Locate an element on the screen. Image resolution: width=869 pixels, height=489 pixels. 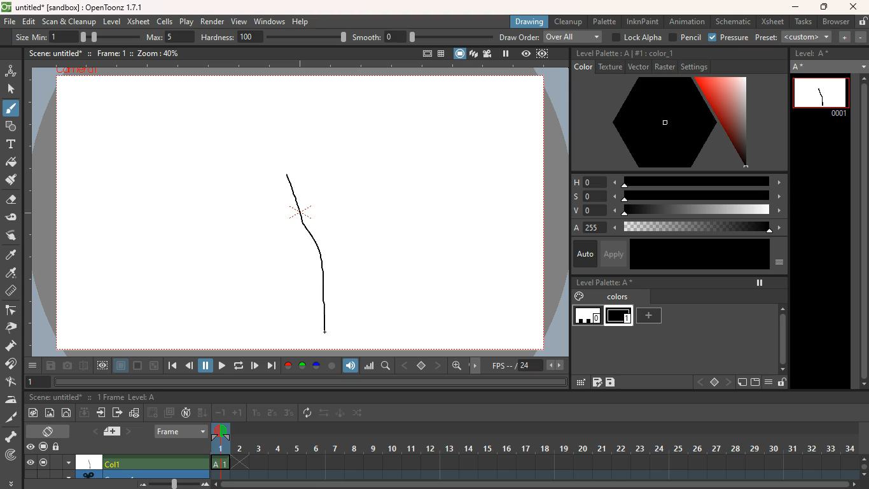
minus is located at coordinates (861, 37).